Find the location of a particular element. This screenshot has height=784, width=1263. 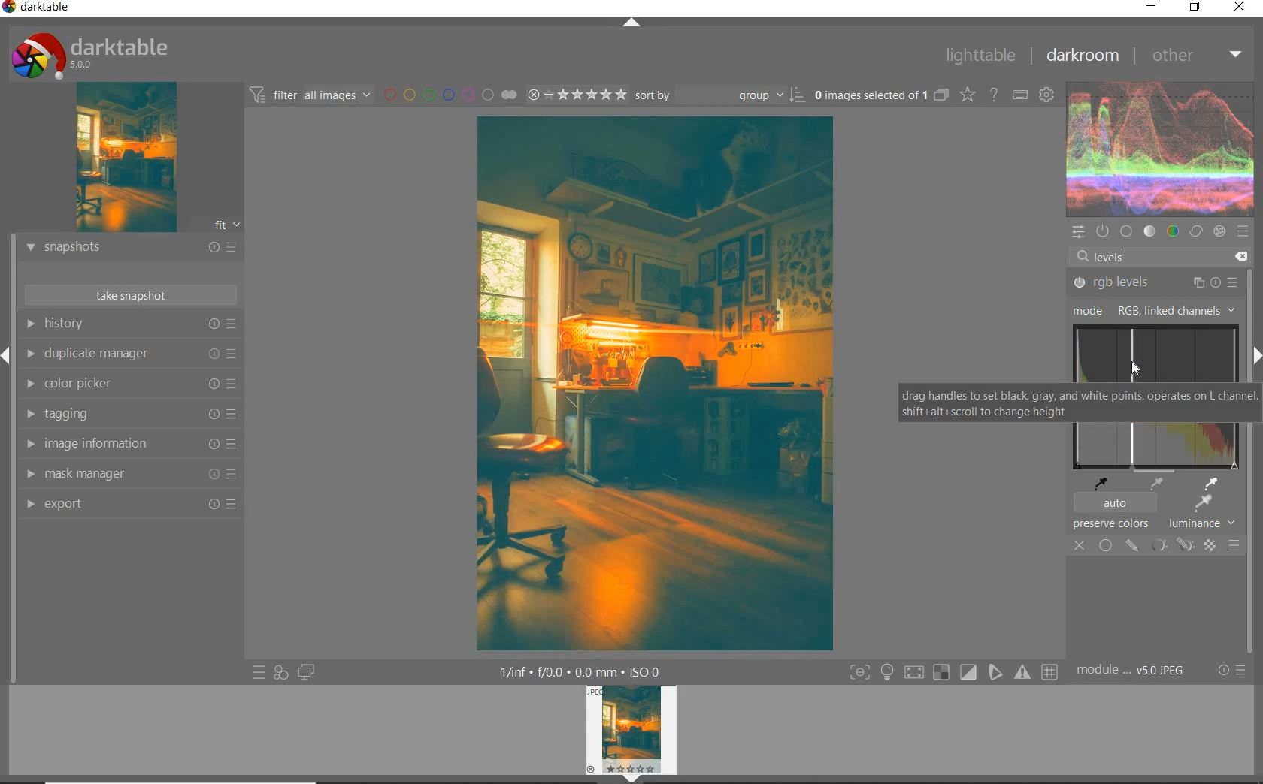

levels is located at coordinates (1108, 256).